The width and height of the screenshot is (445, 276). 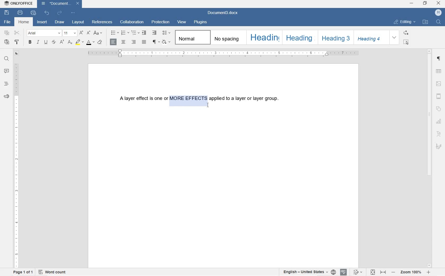 What do you see at coordinates (23, 272) in the screenshot?
I see `PAGE 1 OF 1` at bounding box center [23, 272].